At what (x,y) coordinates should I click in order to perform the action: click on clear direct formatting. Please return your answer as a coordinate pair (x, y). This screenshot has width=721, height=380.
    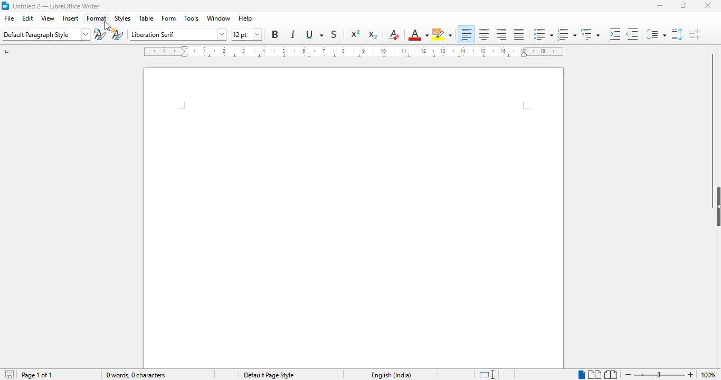
    Looking at the image, I should click on (394, 35).